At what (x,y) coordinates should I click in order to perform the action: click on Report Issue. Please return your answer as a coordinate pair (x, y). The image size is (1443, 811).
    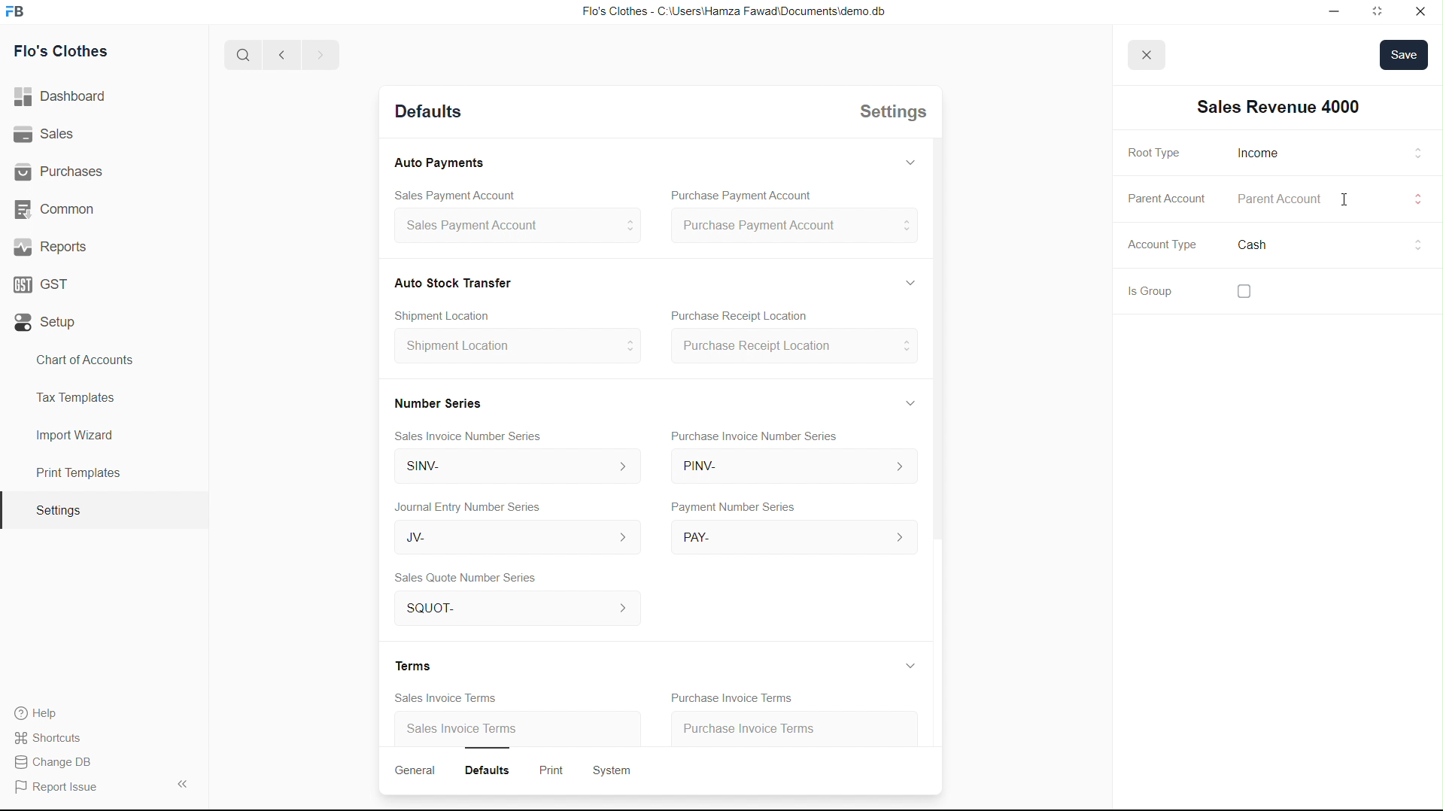
    Looking at the image, I should click on (61, 788).